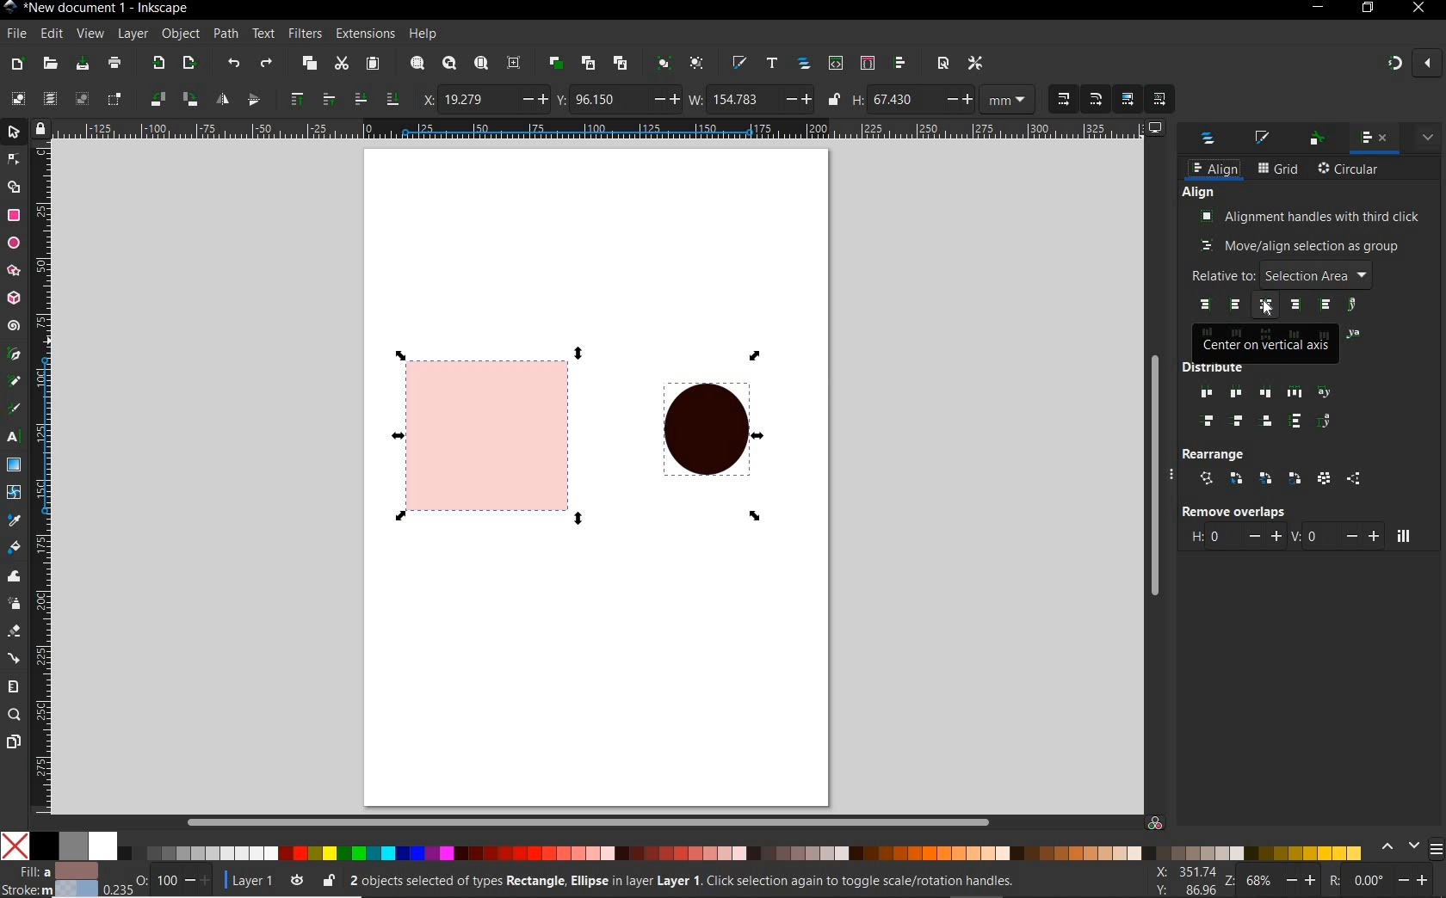 The width and height of the screenshot is (1446, 898). Describe the element at coordinates (665, 64) in the screenshot. I see `group` at that location.